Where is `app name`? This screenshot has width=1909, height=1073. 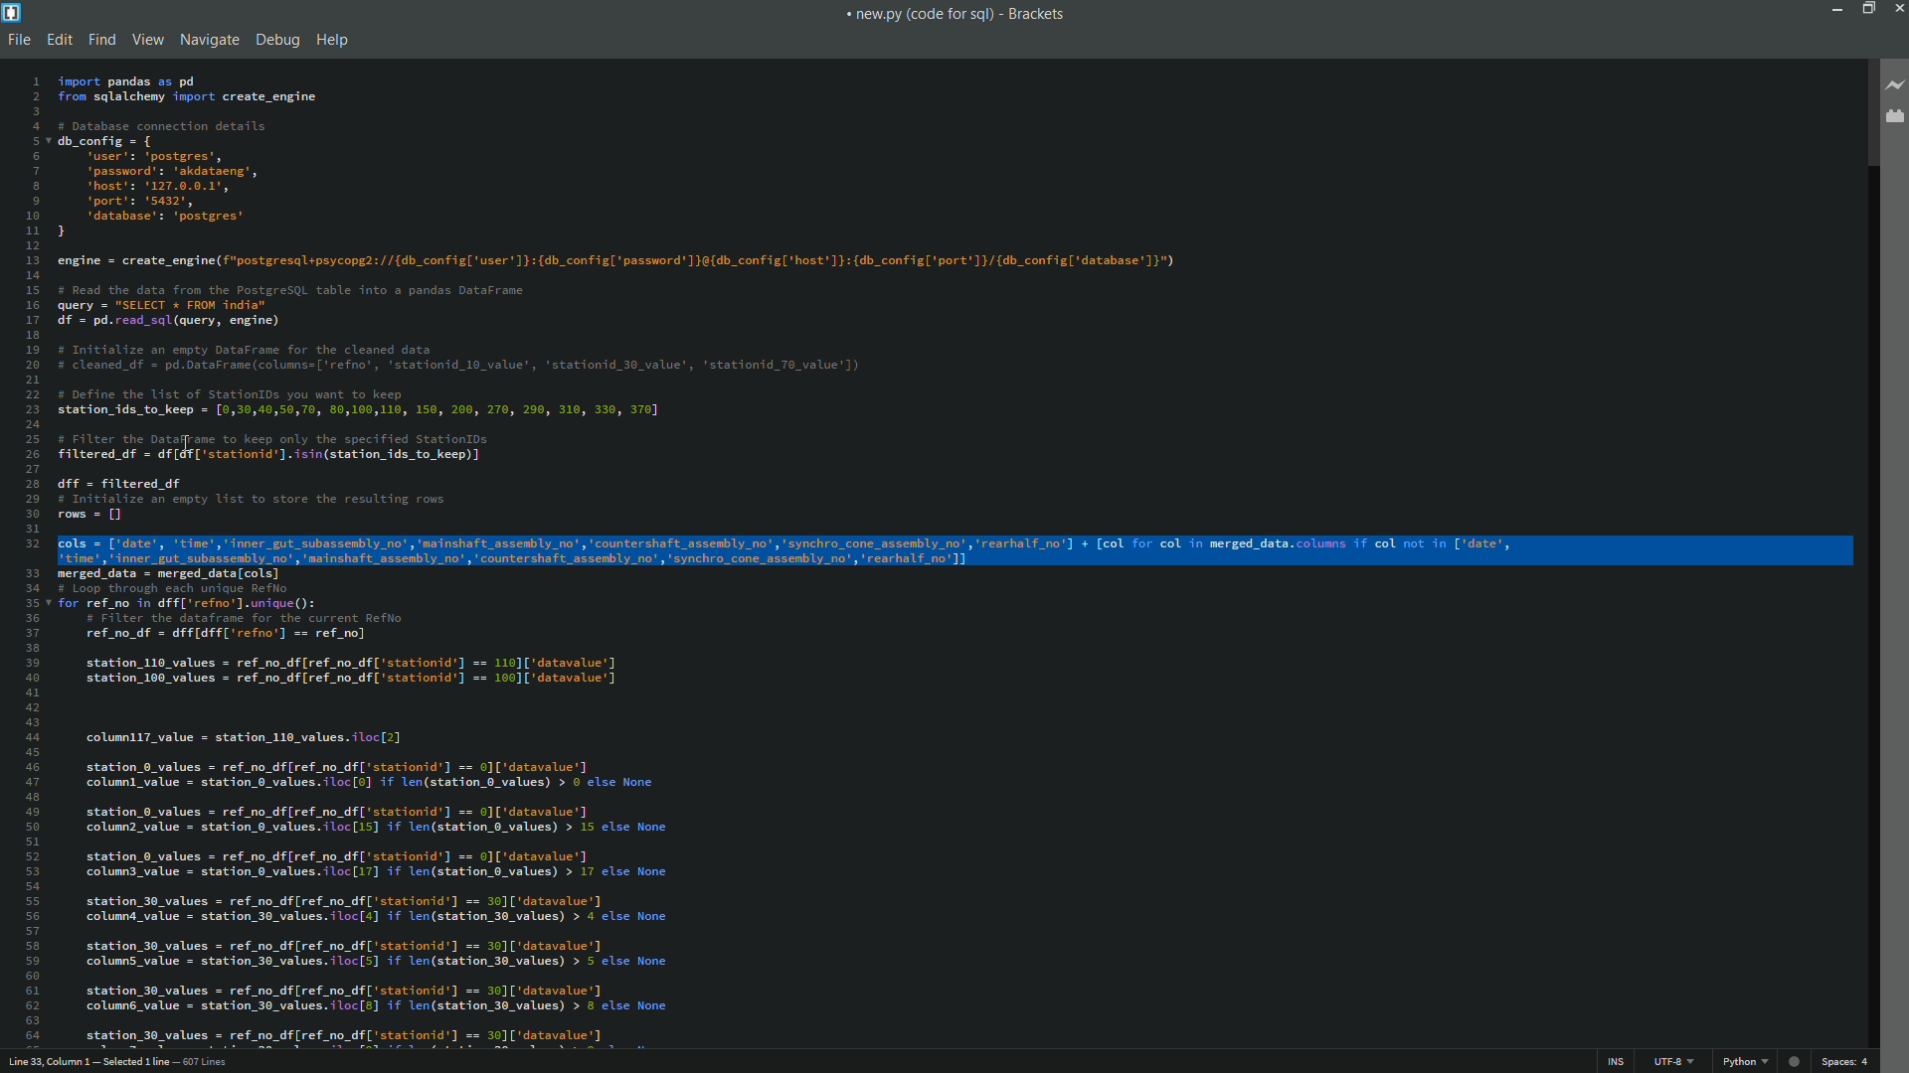
app name is located at coordinates (1036, 15).